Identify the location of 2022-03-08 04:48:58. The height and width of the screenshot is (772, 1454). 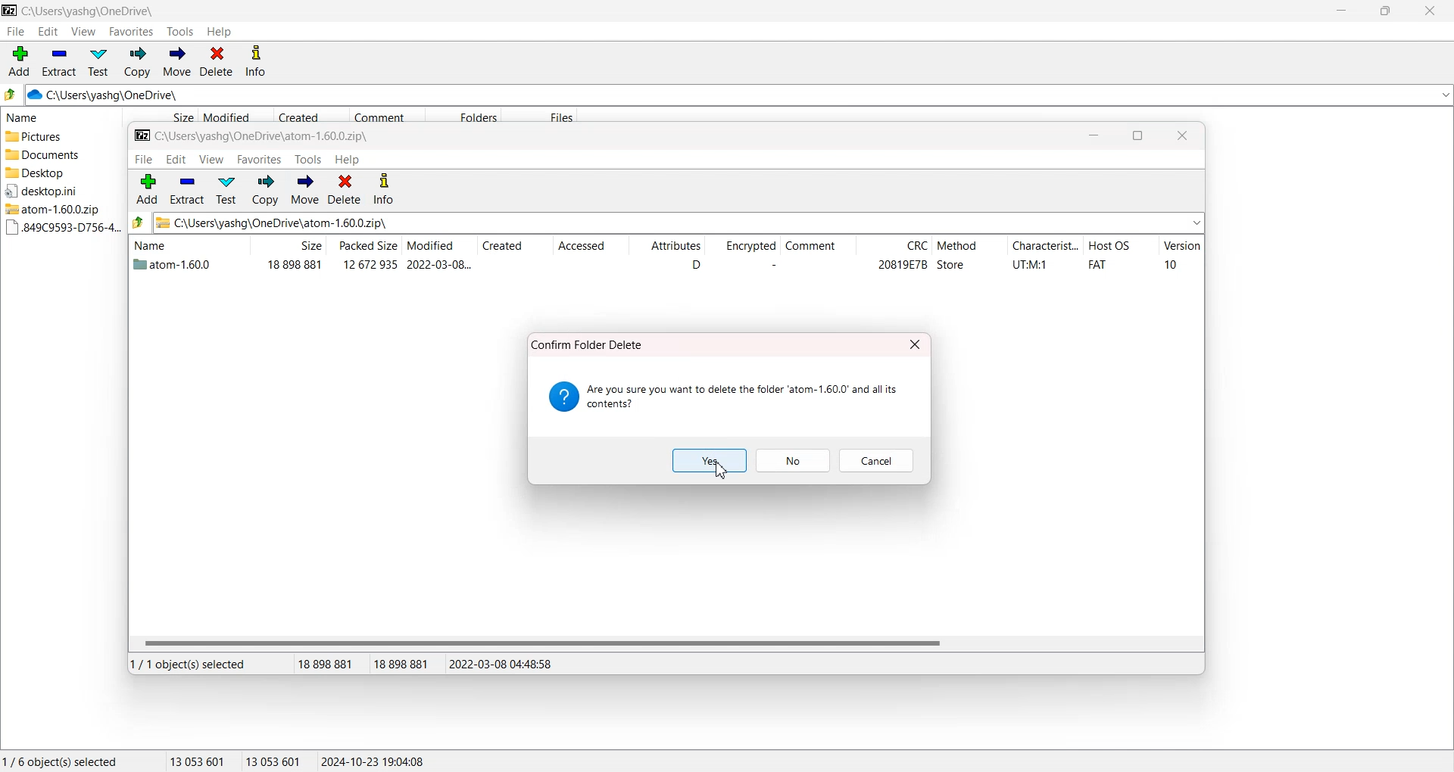
(502, 664).